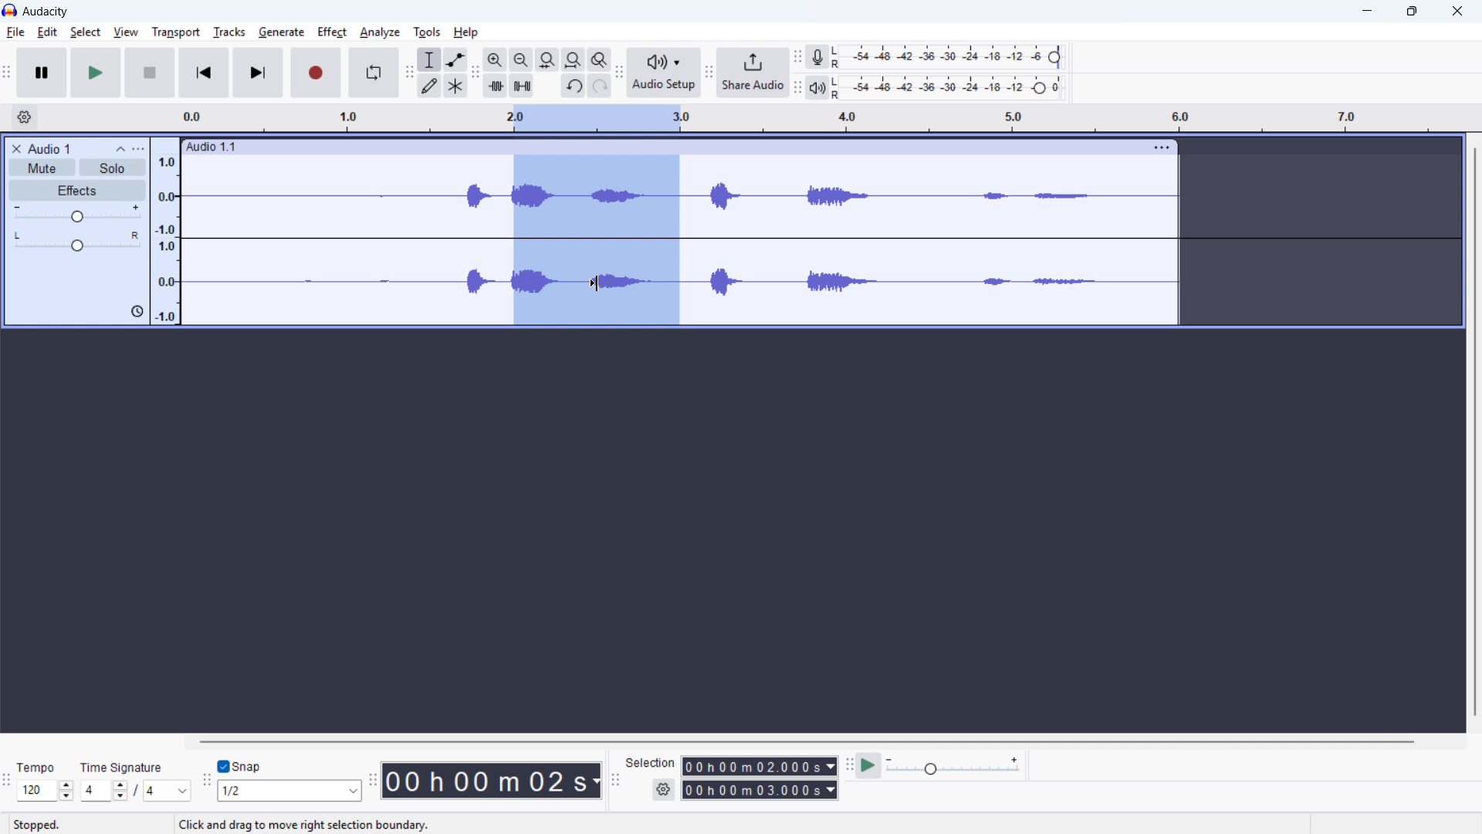  Describe the element at coordinates (521, 86) in the screenshot. I see `Silence audio selection` at that location.